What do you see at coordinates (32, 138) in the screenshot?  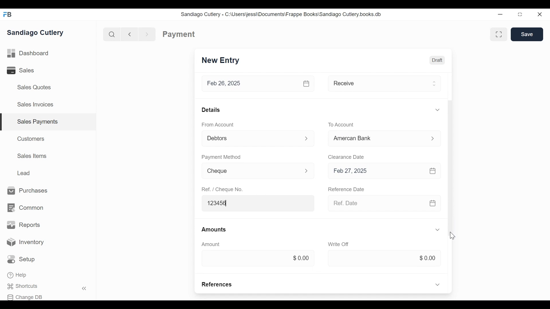 I see `Customers` at bounding box center [32, 138].